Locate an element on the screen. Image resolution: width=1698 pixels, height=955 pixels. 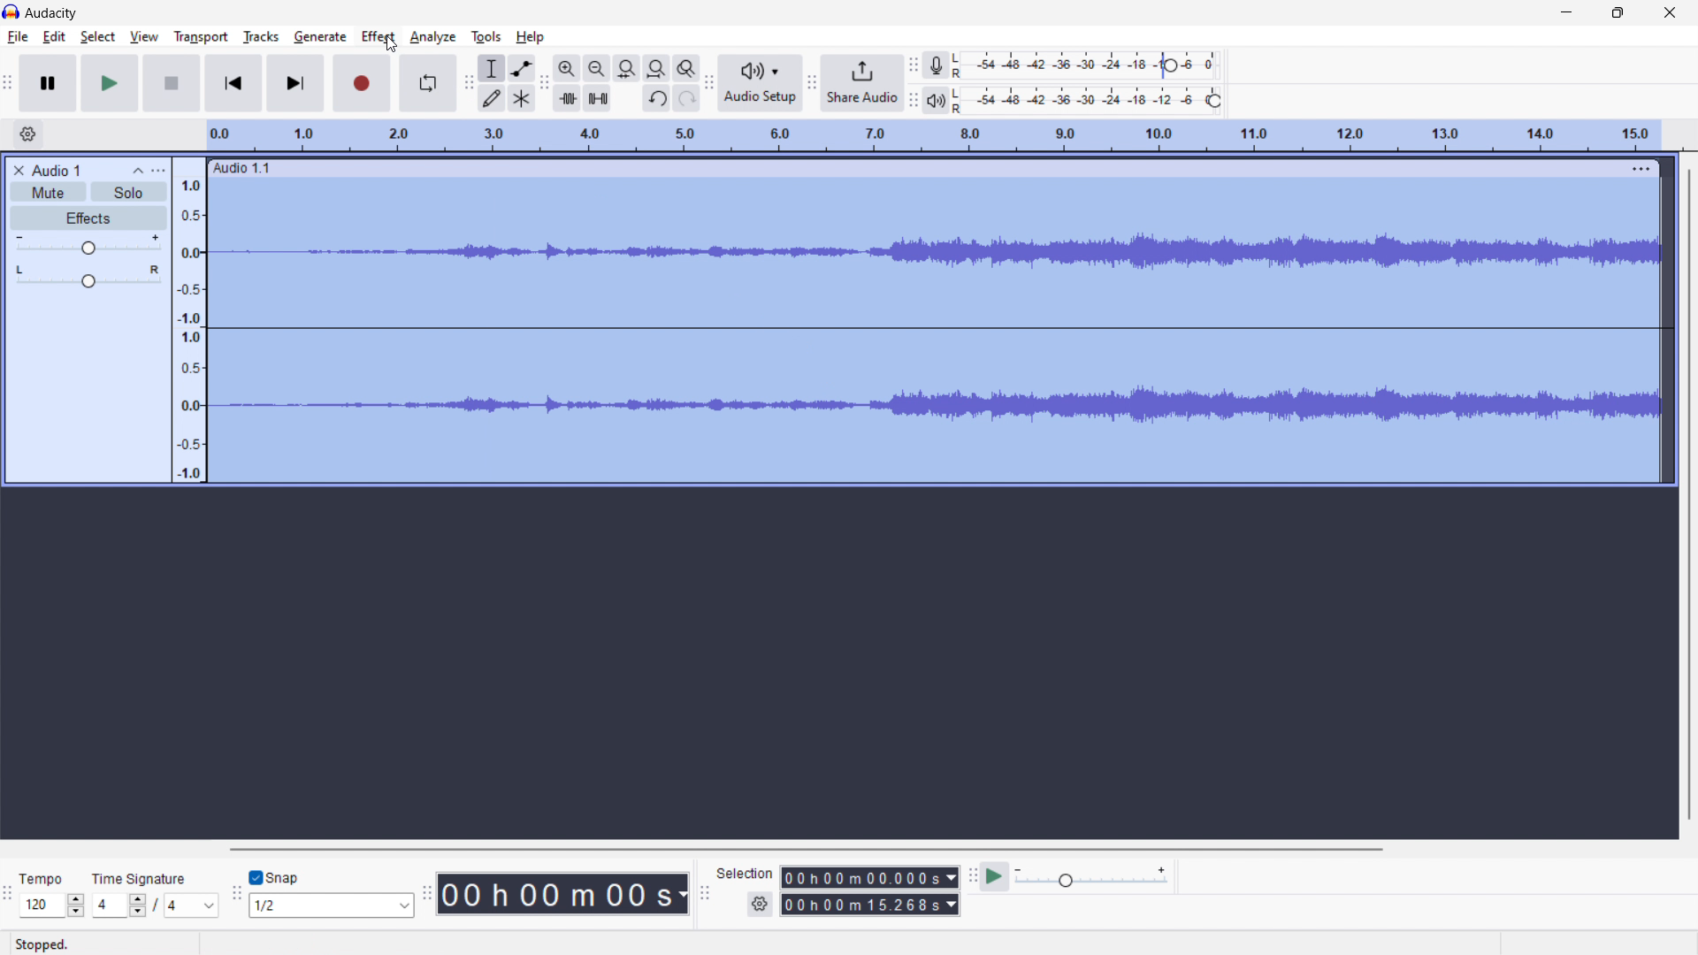
share audio toolbar is located at coordinates (810, 81).